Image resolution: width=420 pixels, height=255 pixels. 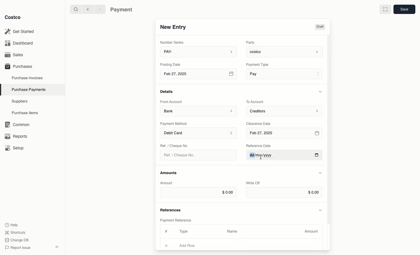 What do you see at coordinates (284, 192) in the screenshot?
I see `$0.00` at bounding box center [284, 192].